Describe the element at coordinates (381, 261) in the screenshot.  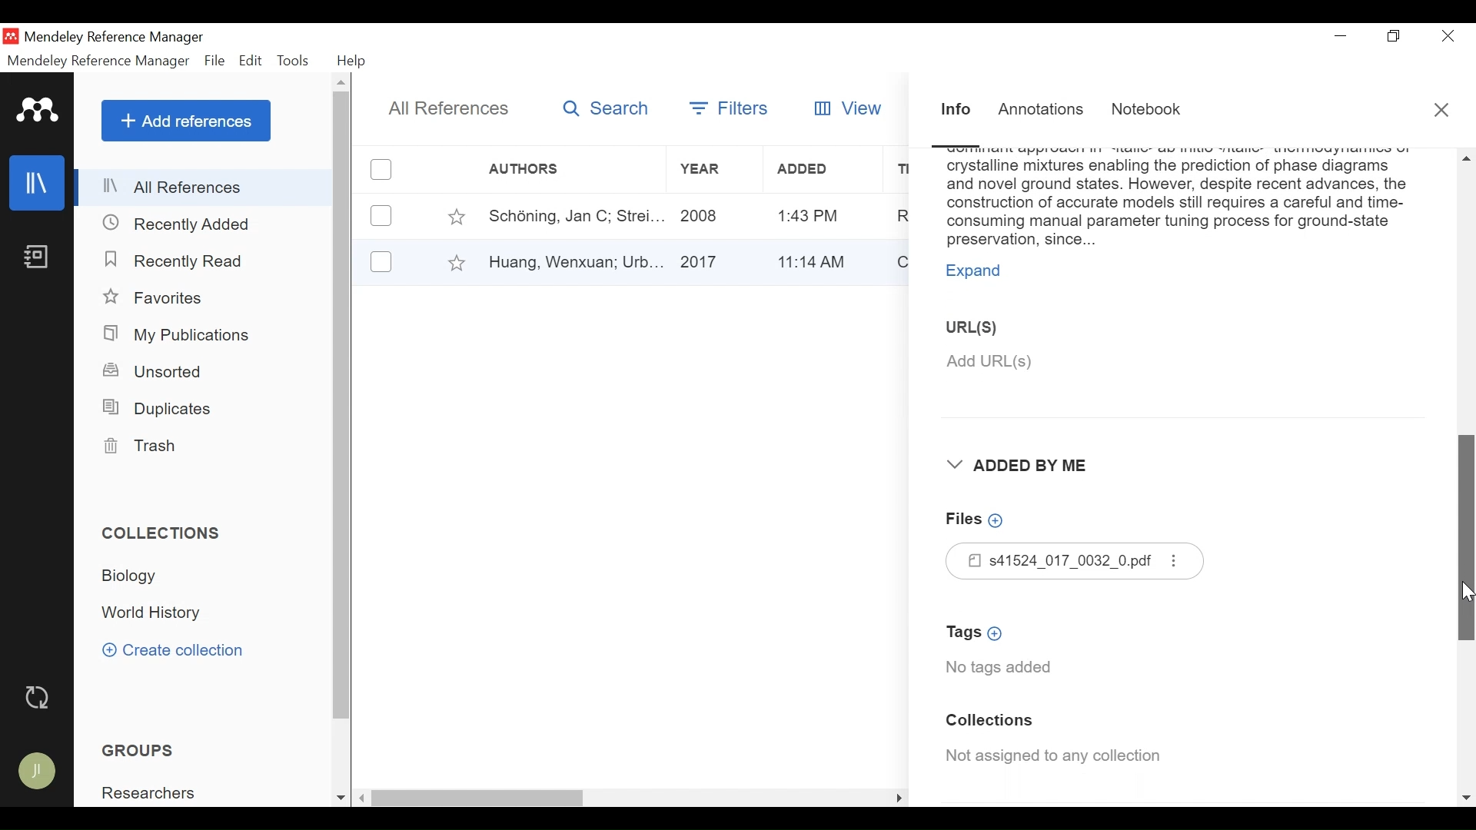
I see `(un)select` at that location.